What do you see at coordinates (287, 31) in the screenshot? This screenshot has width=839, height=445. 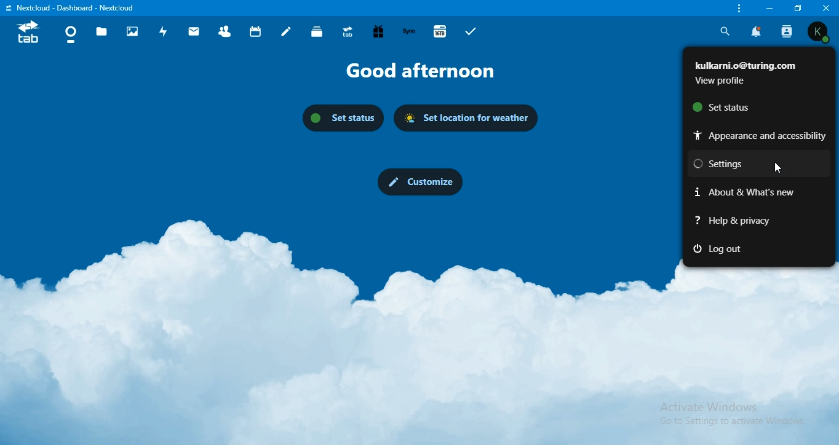 I see `notes` at bounding box center [287, 31].